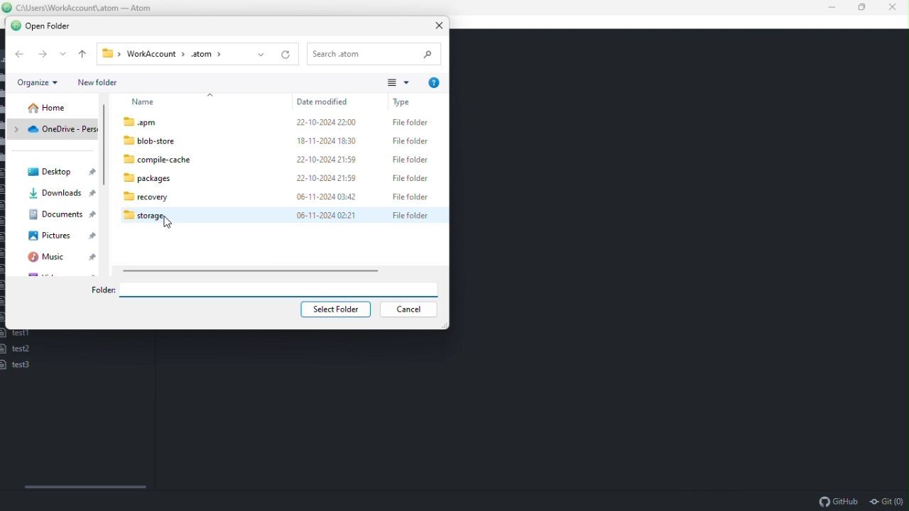 The image size is (909, 511). I want to click on Pictures, so click(59, 238).